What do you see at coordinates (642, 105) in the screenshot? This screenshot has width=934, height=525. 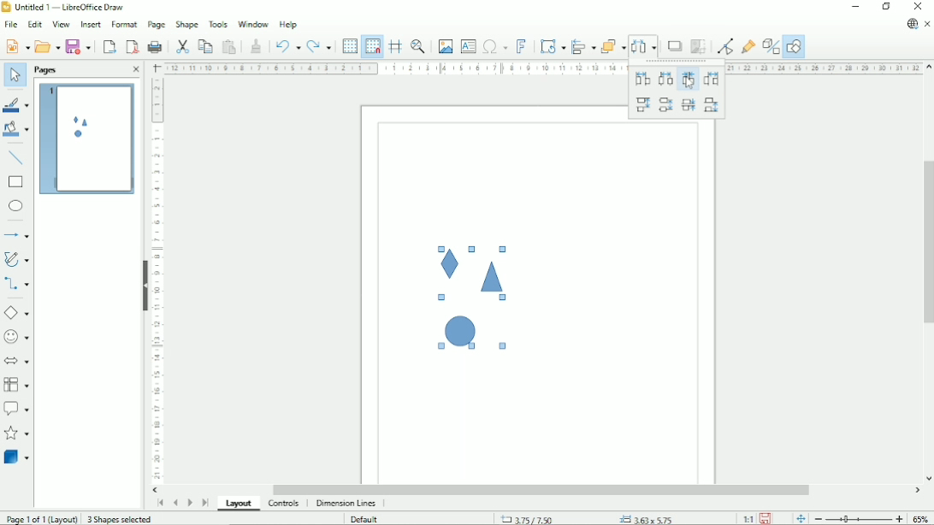 I see `Vertically top` at bounding box center [642, 105].